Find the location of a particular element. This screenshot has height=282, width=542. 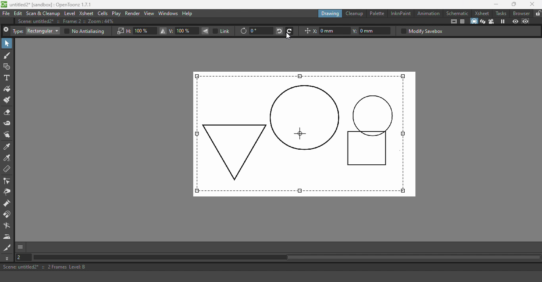

Selection tool is located at coordinates (7, 44).